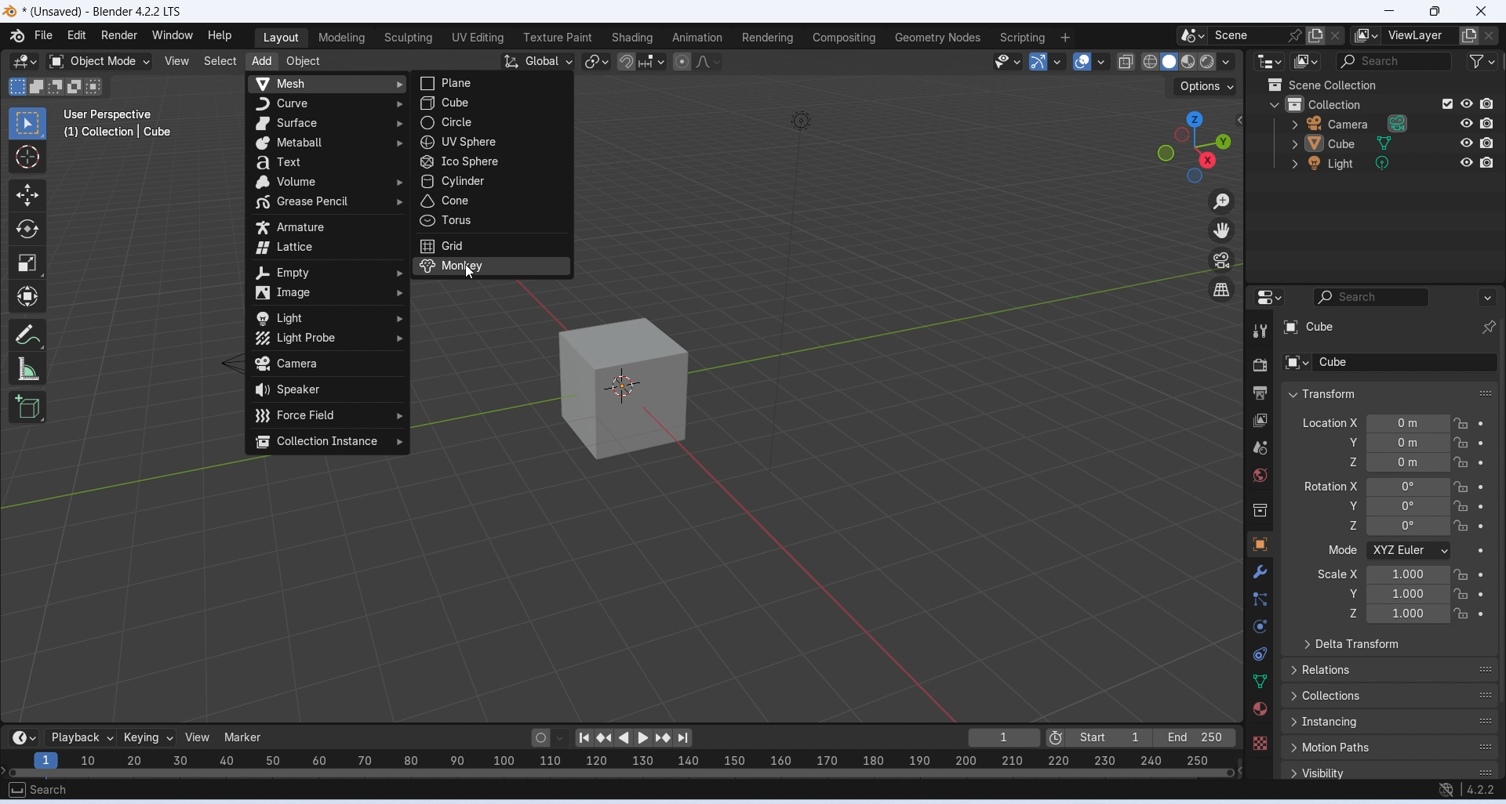 Image resolution: width=1506 pixels, height=804 pixels. I want to click on Add, so click(260, 63).